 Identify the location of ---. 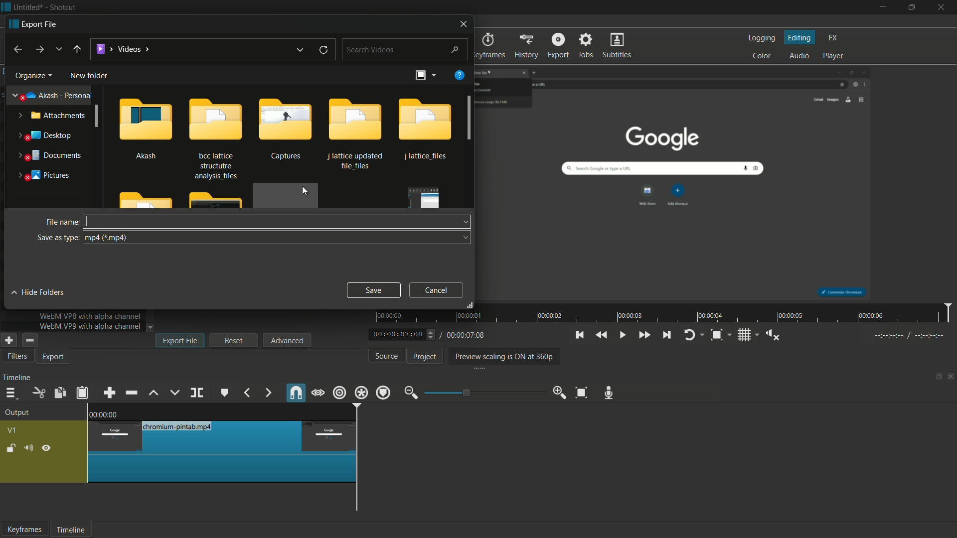
(908, 335).